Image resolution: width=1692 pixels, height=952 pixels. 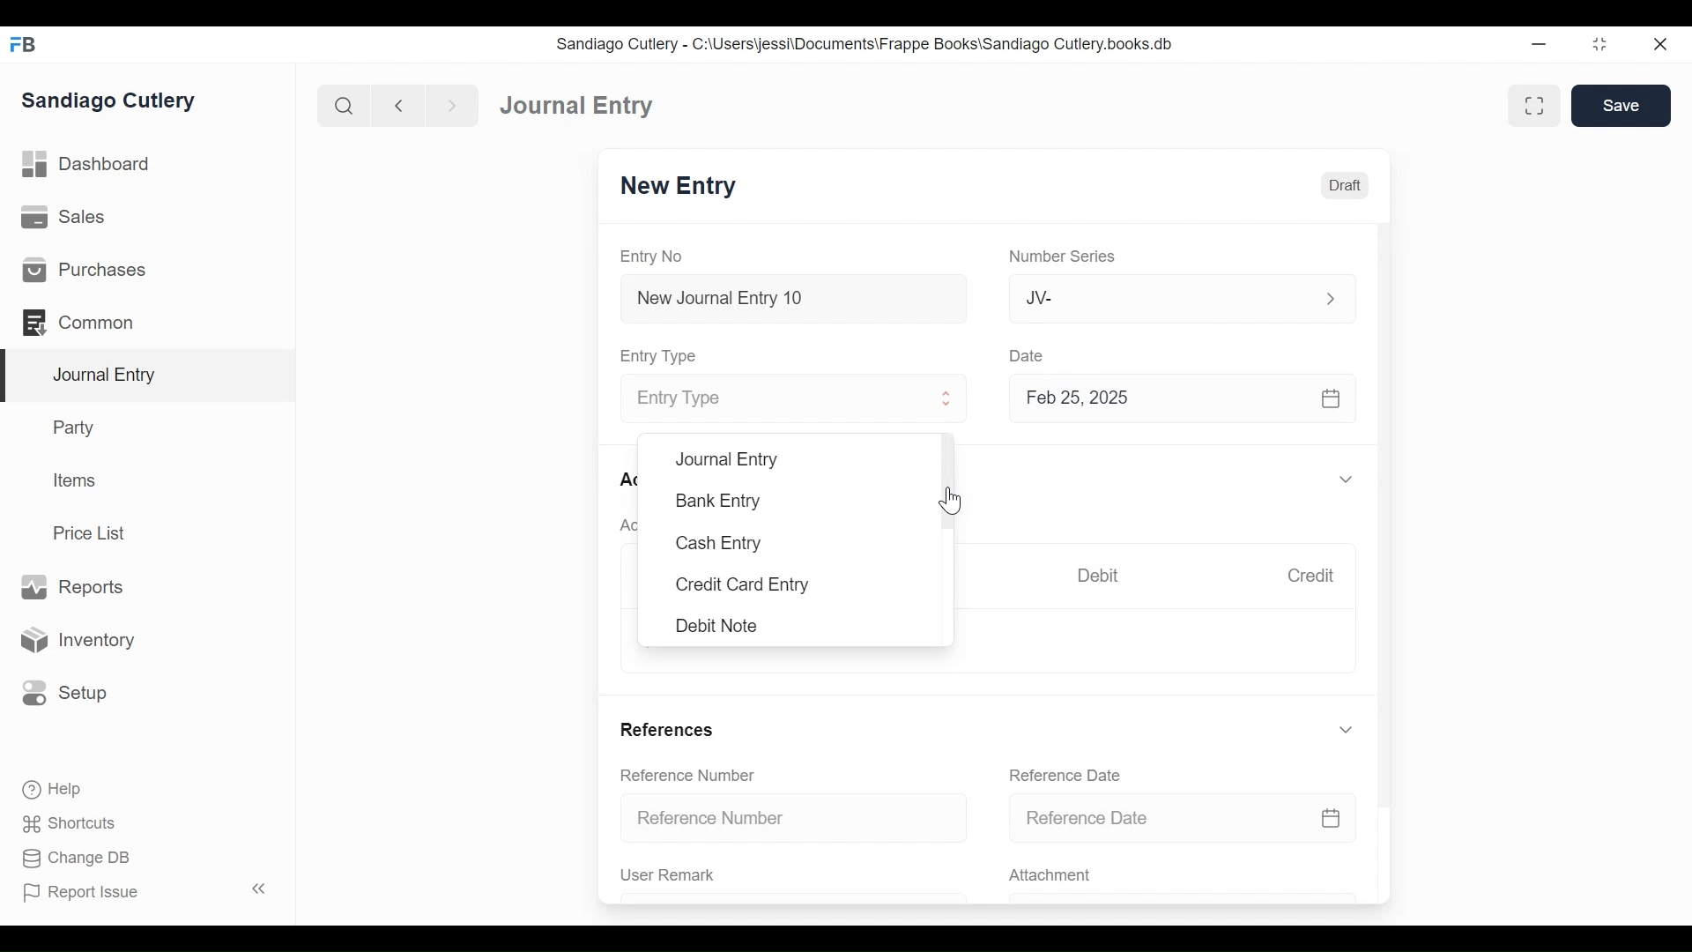 I want to click on Vertical scroll bar, so click(x=953, y=483).